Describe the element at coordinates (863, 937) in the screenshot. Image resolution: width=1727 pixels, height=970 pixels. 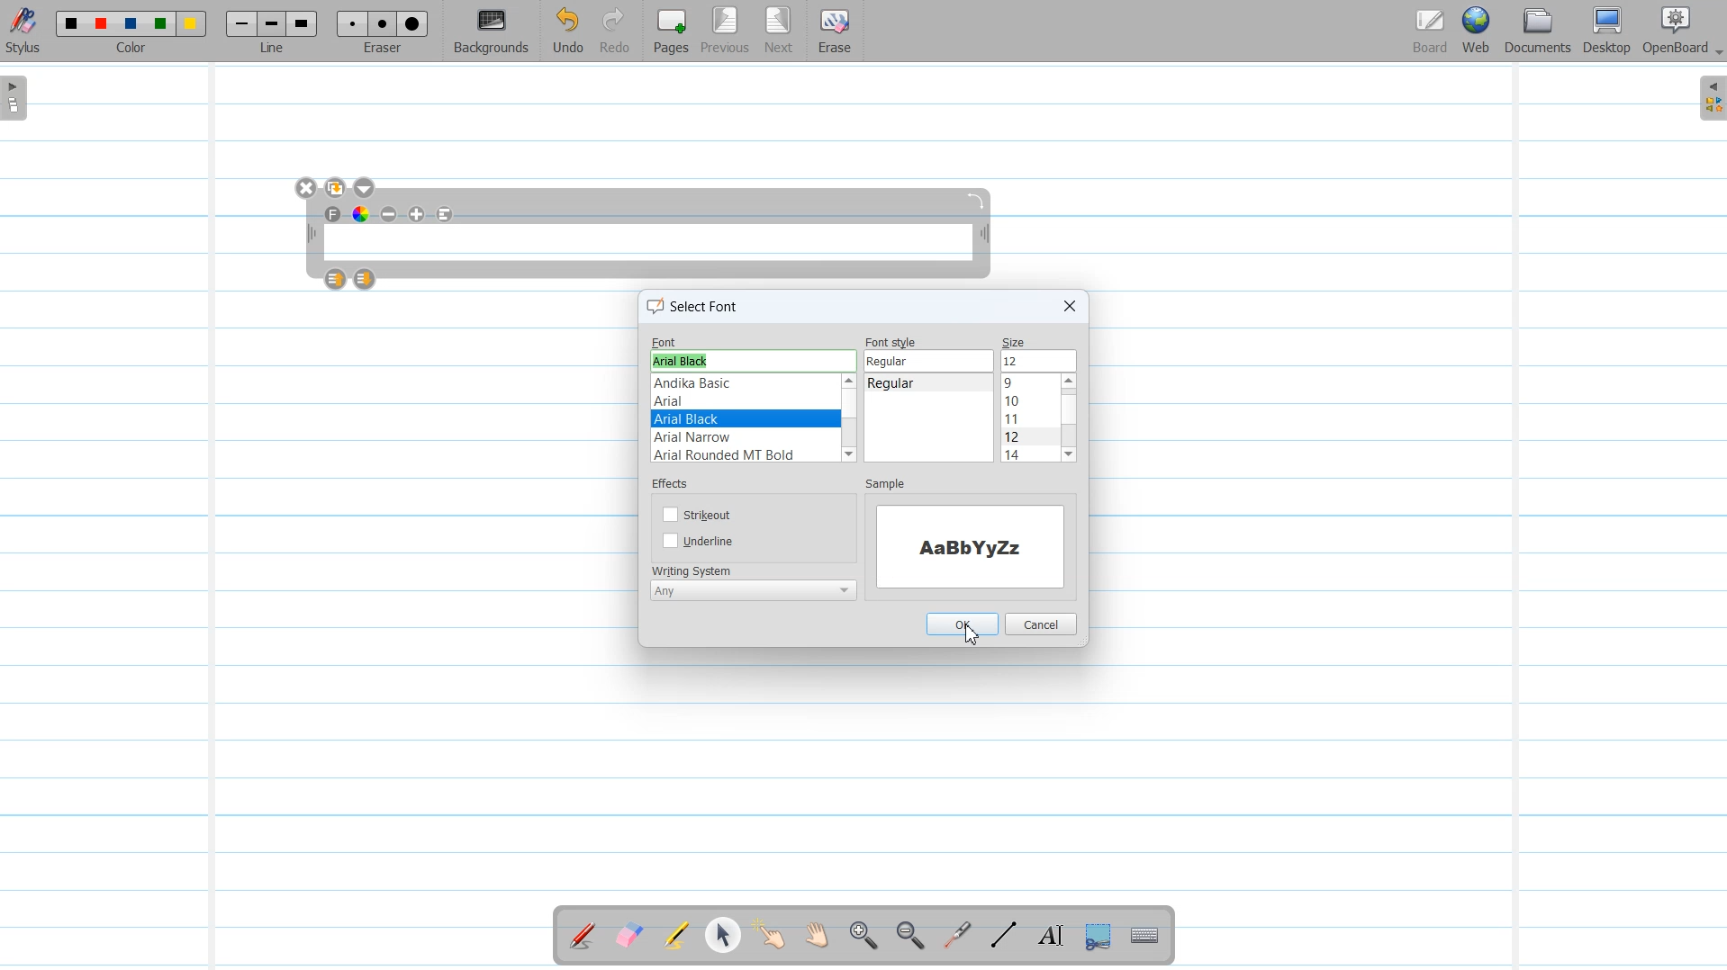
I see `Zoom In` at that location.